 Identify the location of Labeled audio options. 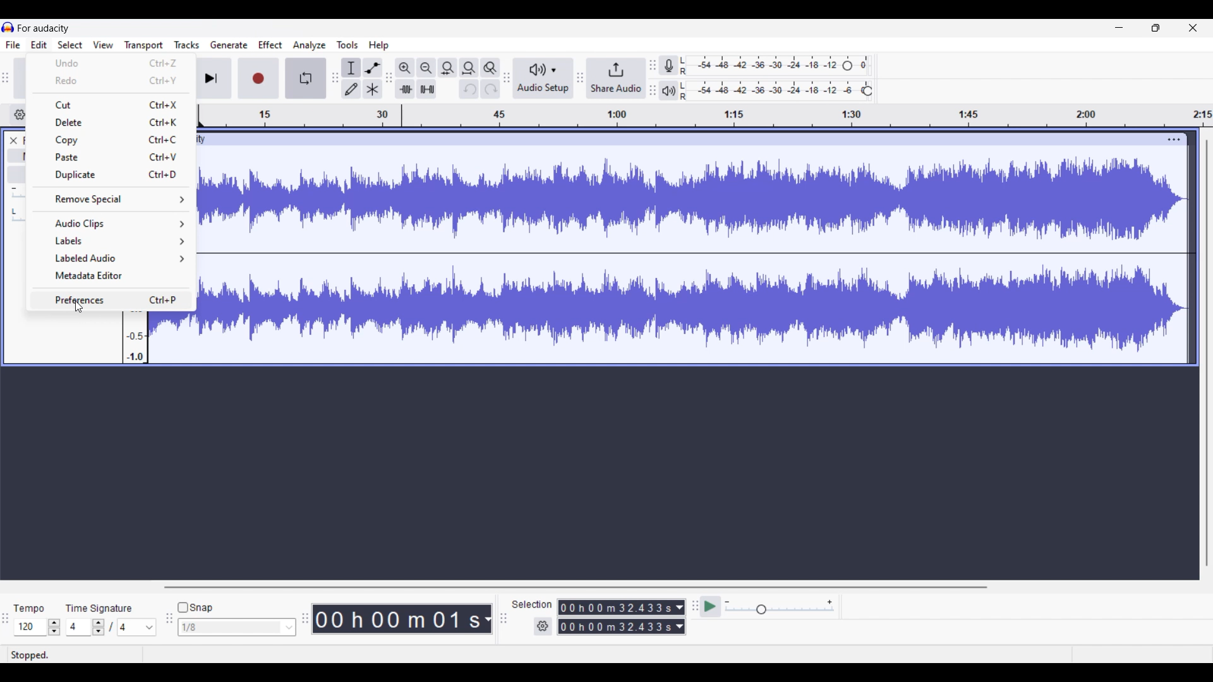
(111, 258).